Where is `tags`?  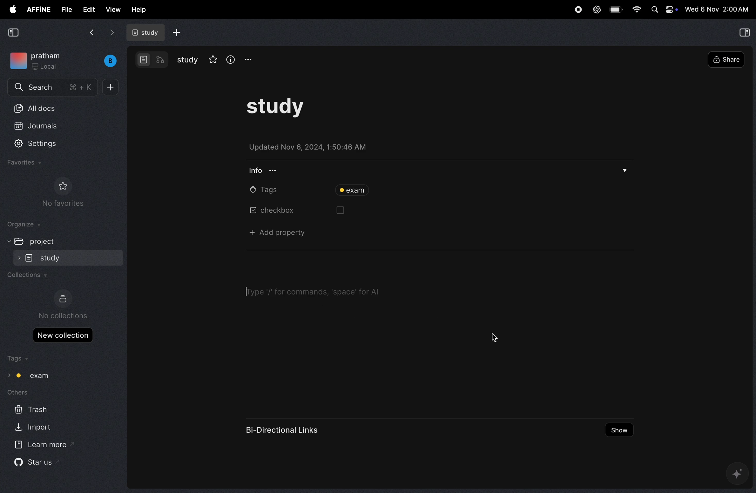
tags is located at coordinates (260, 189).